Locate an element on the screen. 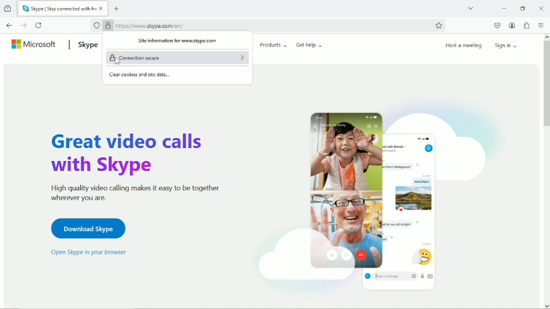  Great video calls with Skype high quality video calling makes it easy to be together wherever you are is located at coordinates (131, 166).